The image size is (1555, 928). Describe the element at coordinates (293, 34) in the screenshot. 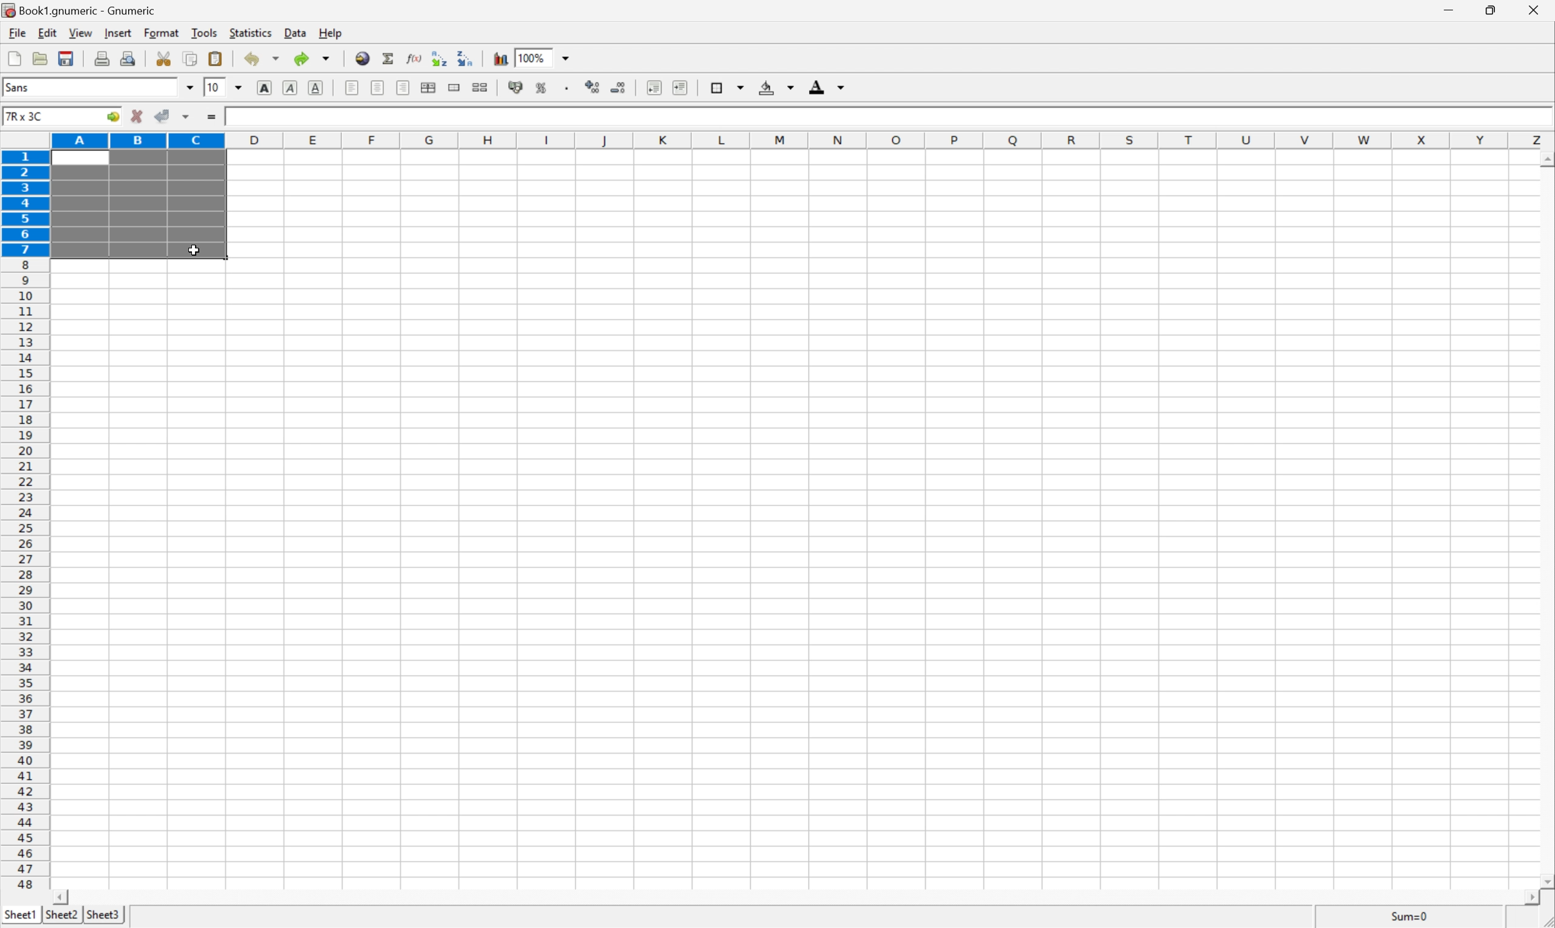

I see `data` at that location.